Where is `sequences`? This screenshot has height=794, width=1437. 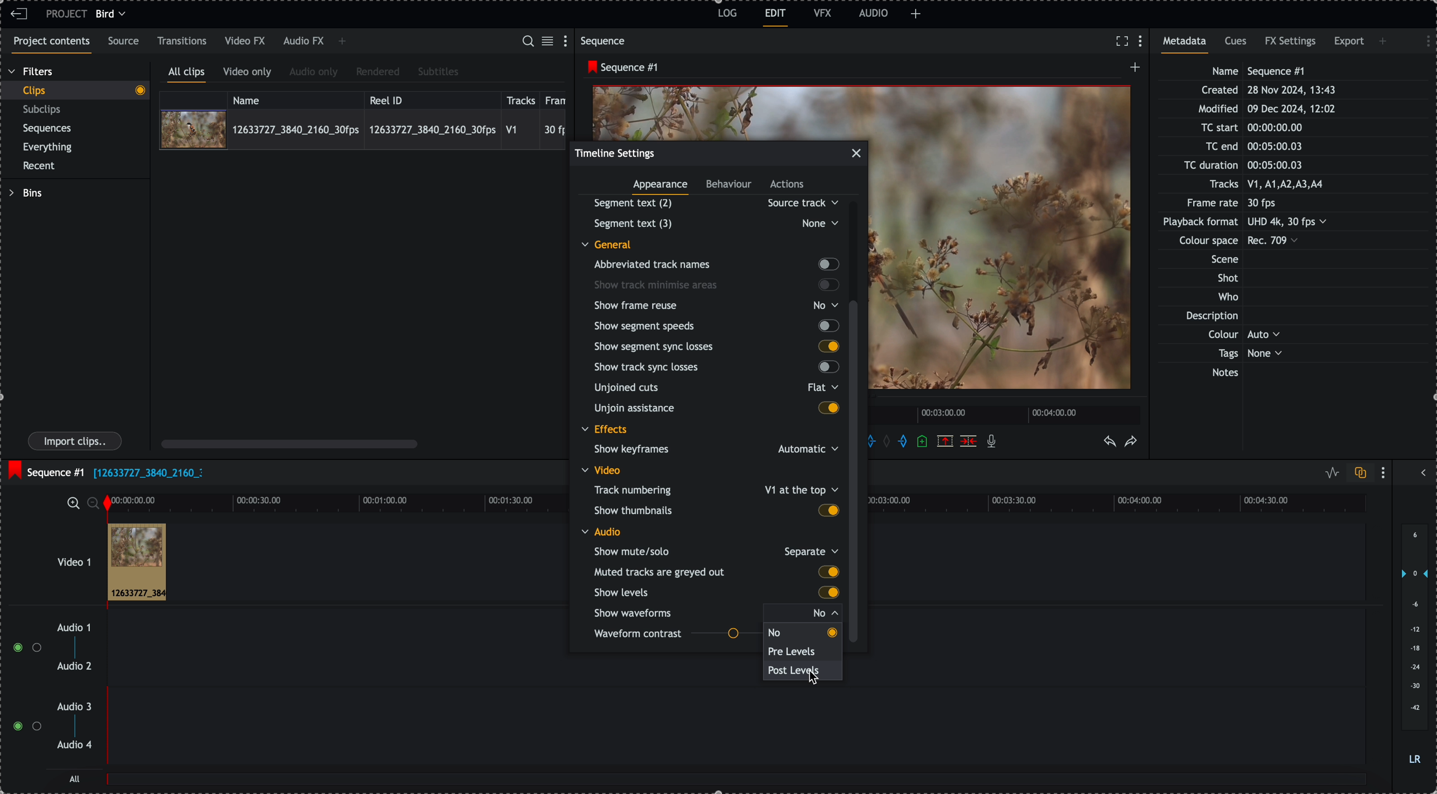
sequences is located at coordinates (47, 130).